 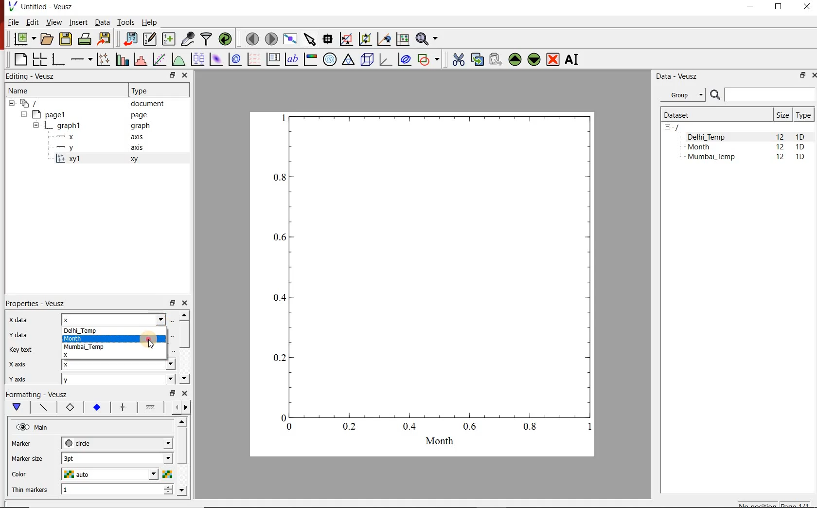 What do you see at coordinates (15, 407) in the screenshot?
I see `Main formatting` at bounding box center [15, 407].